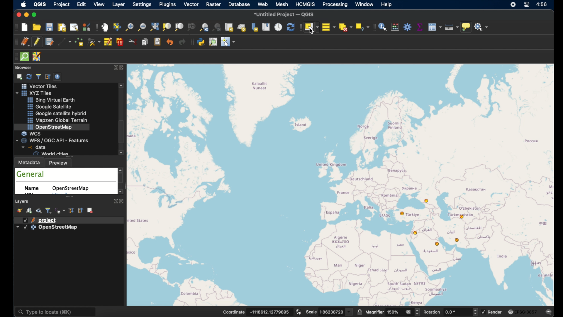 Image resolution: width=563 pixels, height=317 pixels. I want to click on style manager, so click(87, 27).